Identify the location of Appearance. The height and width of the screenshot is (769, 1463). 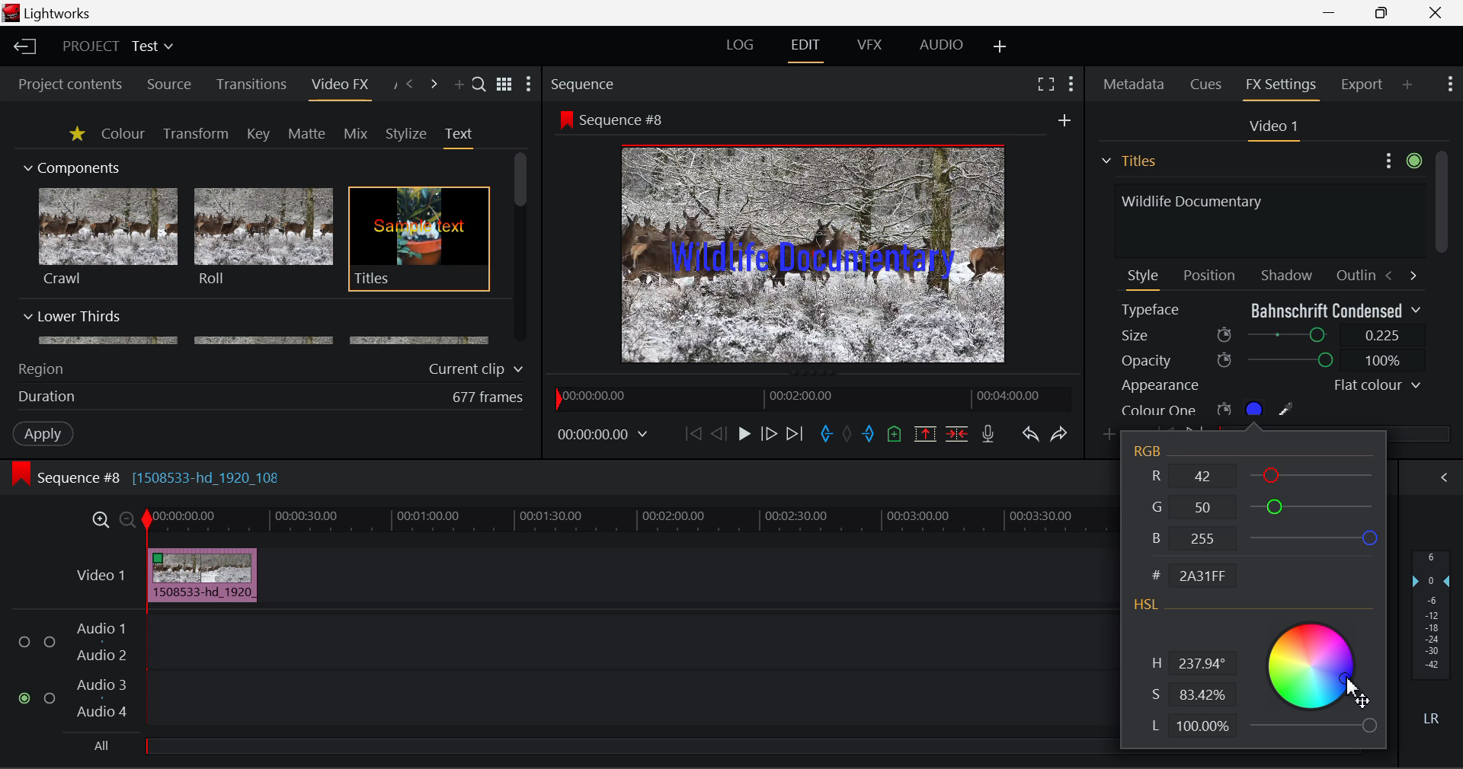
(1269, 385).